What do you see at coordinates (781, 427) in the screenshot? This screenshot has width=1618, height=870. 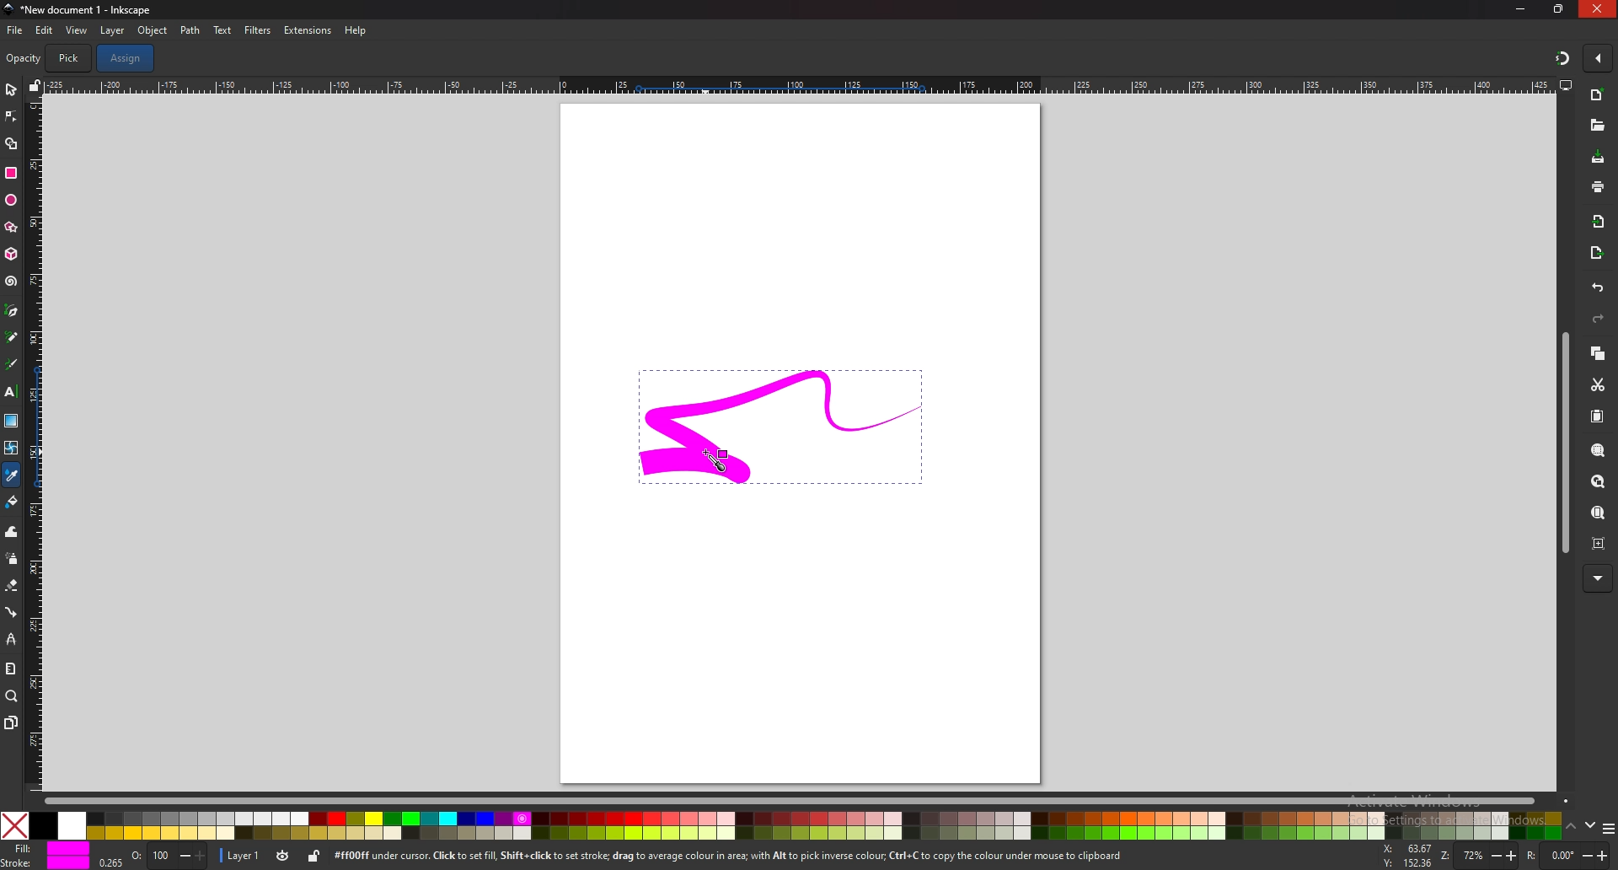 I see `selected drawing` at bounding box center [781, 427].